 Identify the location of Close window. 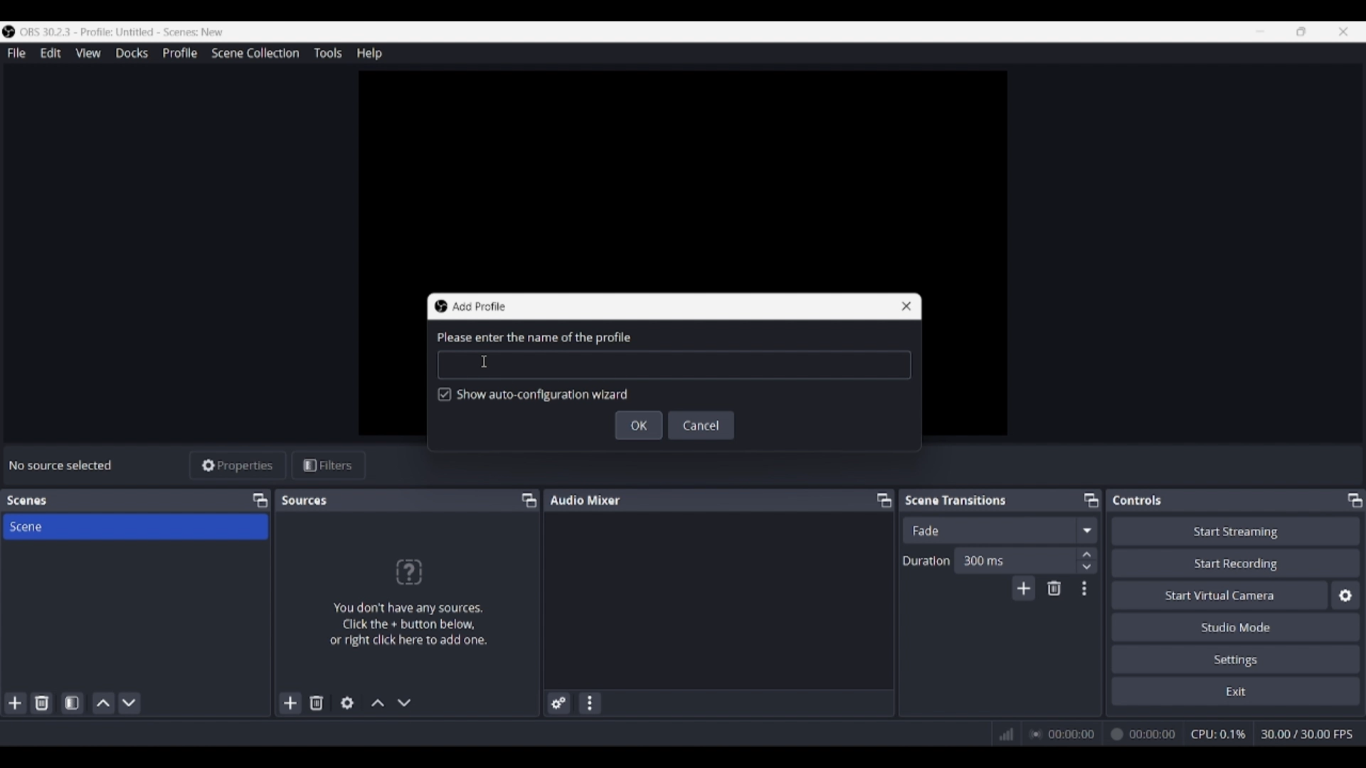
(906, 306).